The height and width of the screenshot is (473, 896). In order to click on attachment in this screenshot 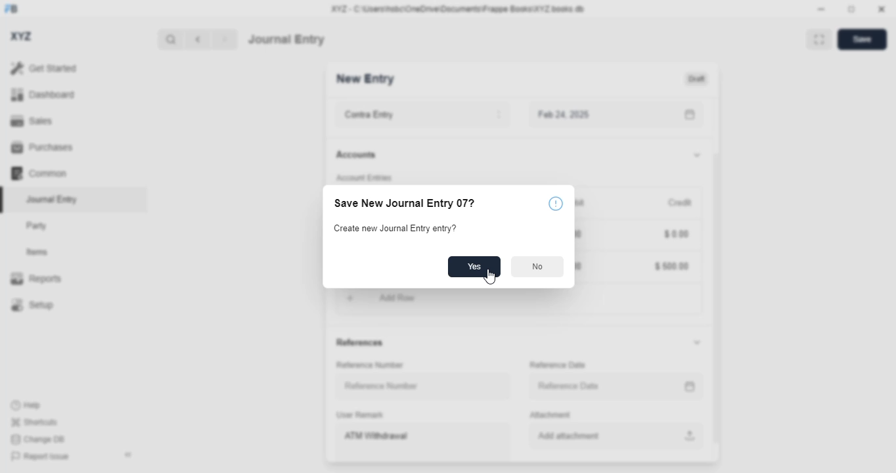, I will do `click(550, 416)`.